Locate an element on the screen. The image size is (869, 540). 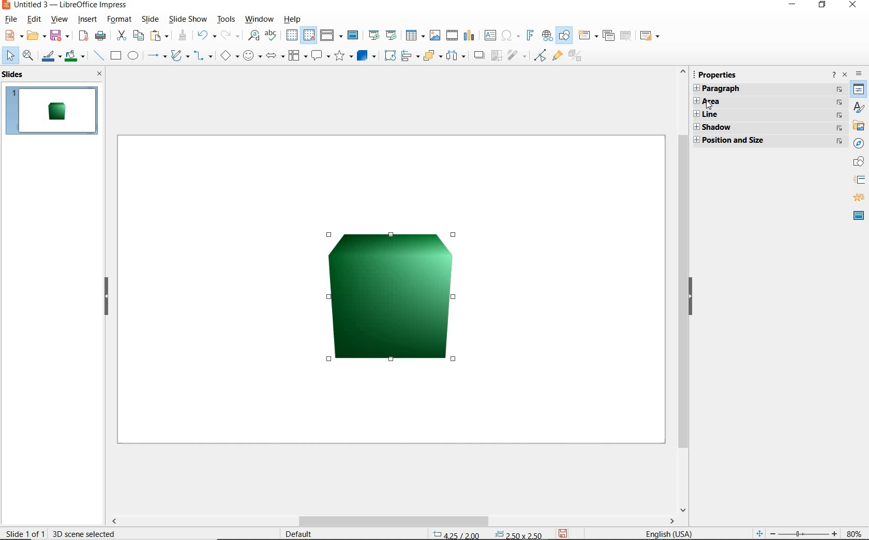
CLOSE is located at coordinates (854, 6).